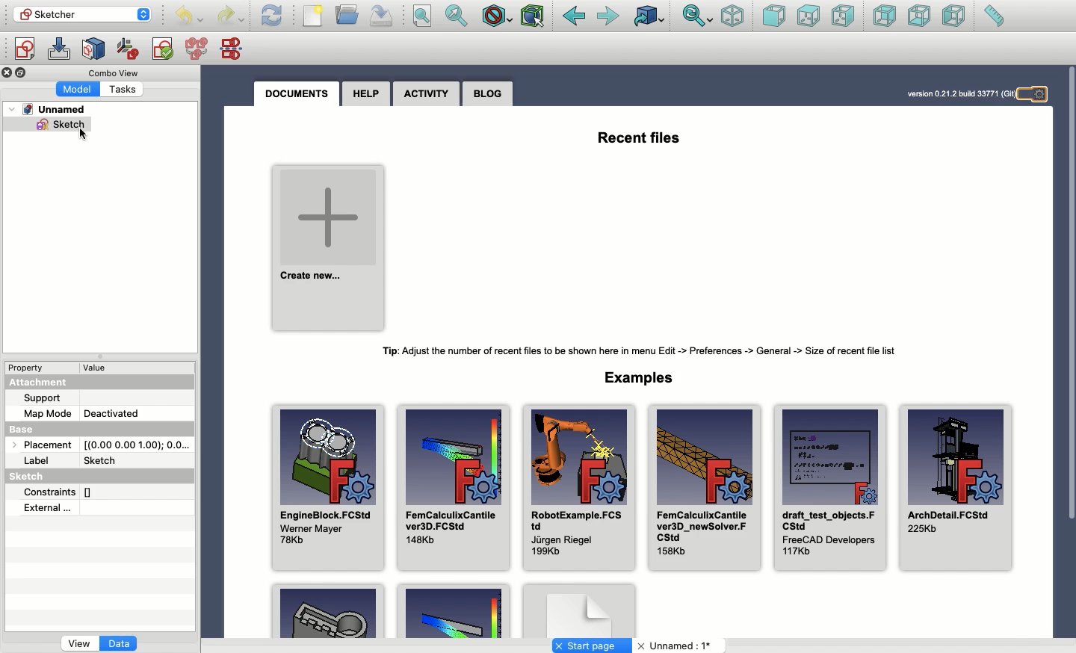  What do you see at coordinates (199, 49) in the screenshot?
I see `Merge sketches` at bounding box center [199, 49].